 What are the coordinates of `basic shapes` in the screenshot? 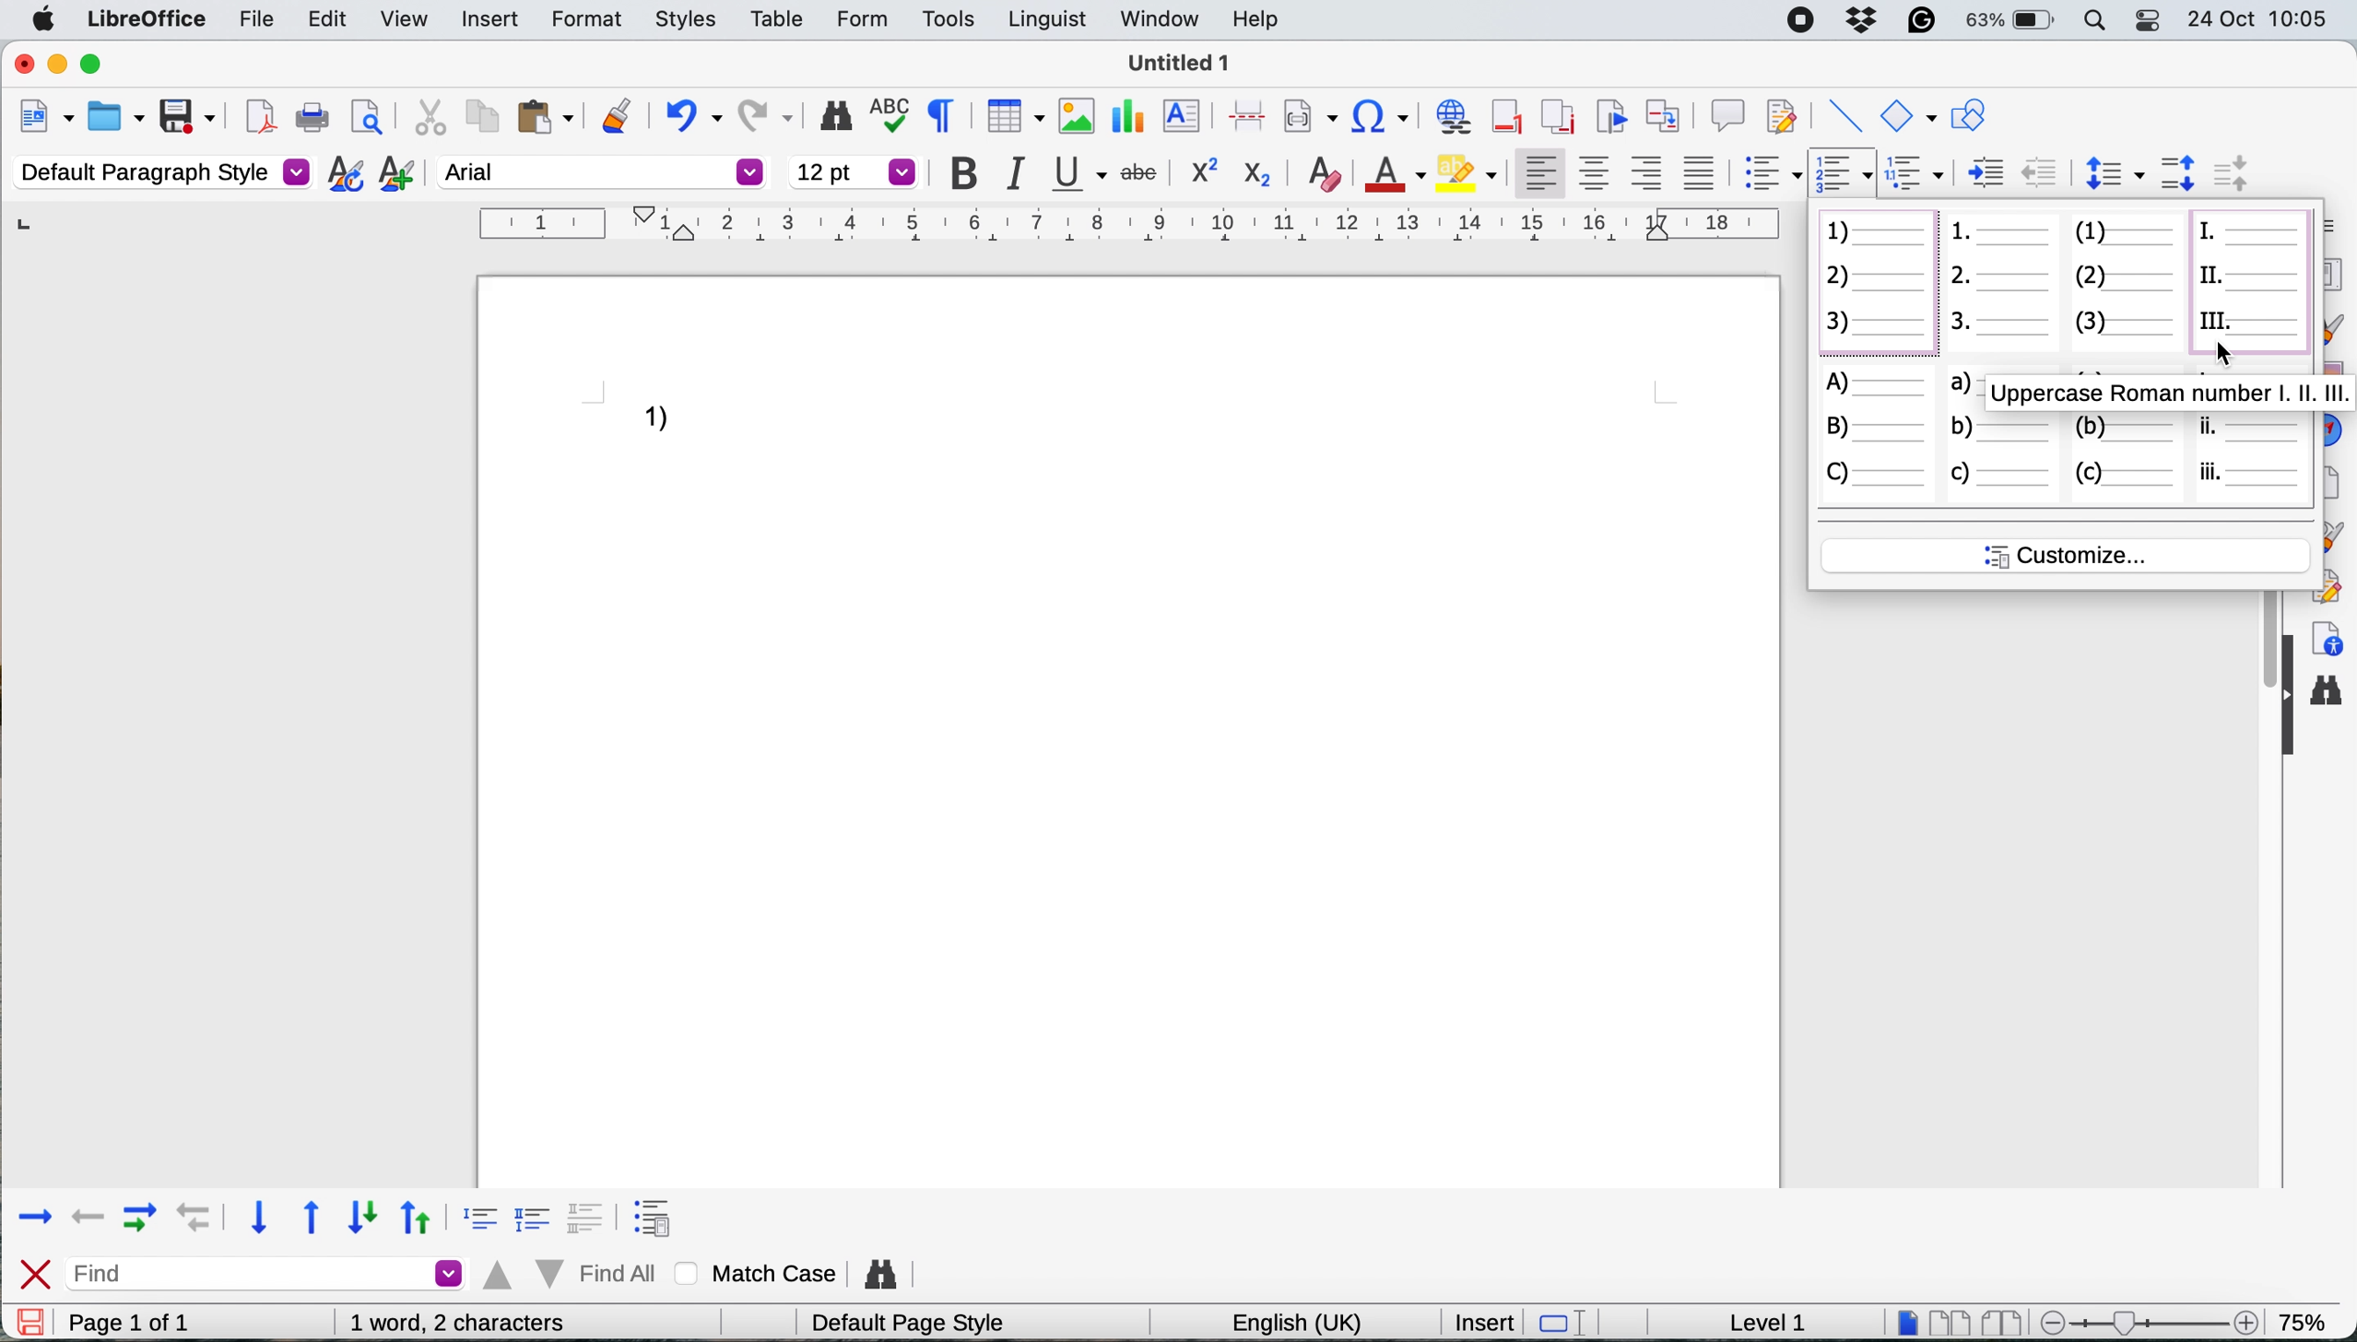 It's located at (1907, 115).